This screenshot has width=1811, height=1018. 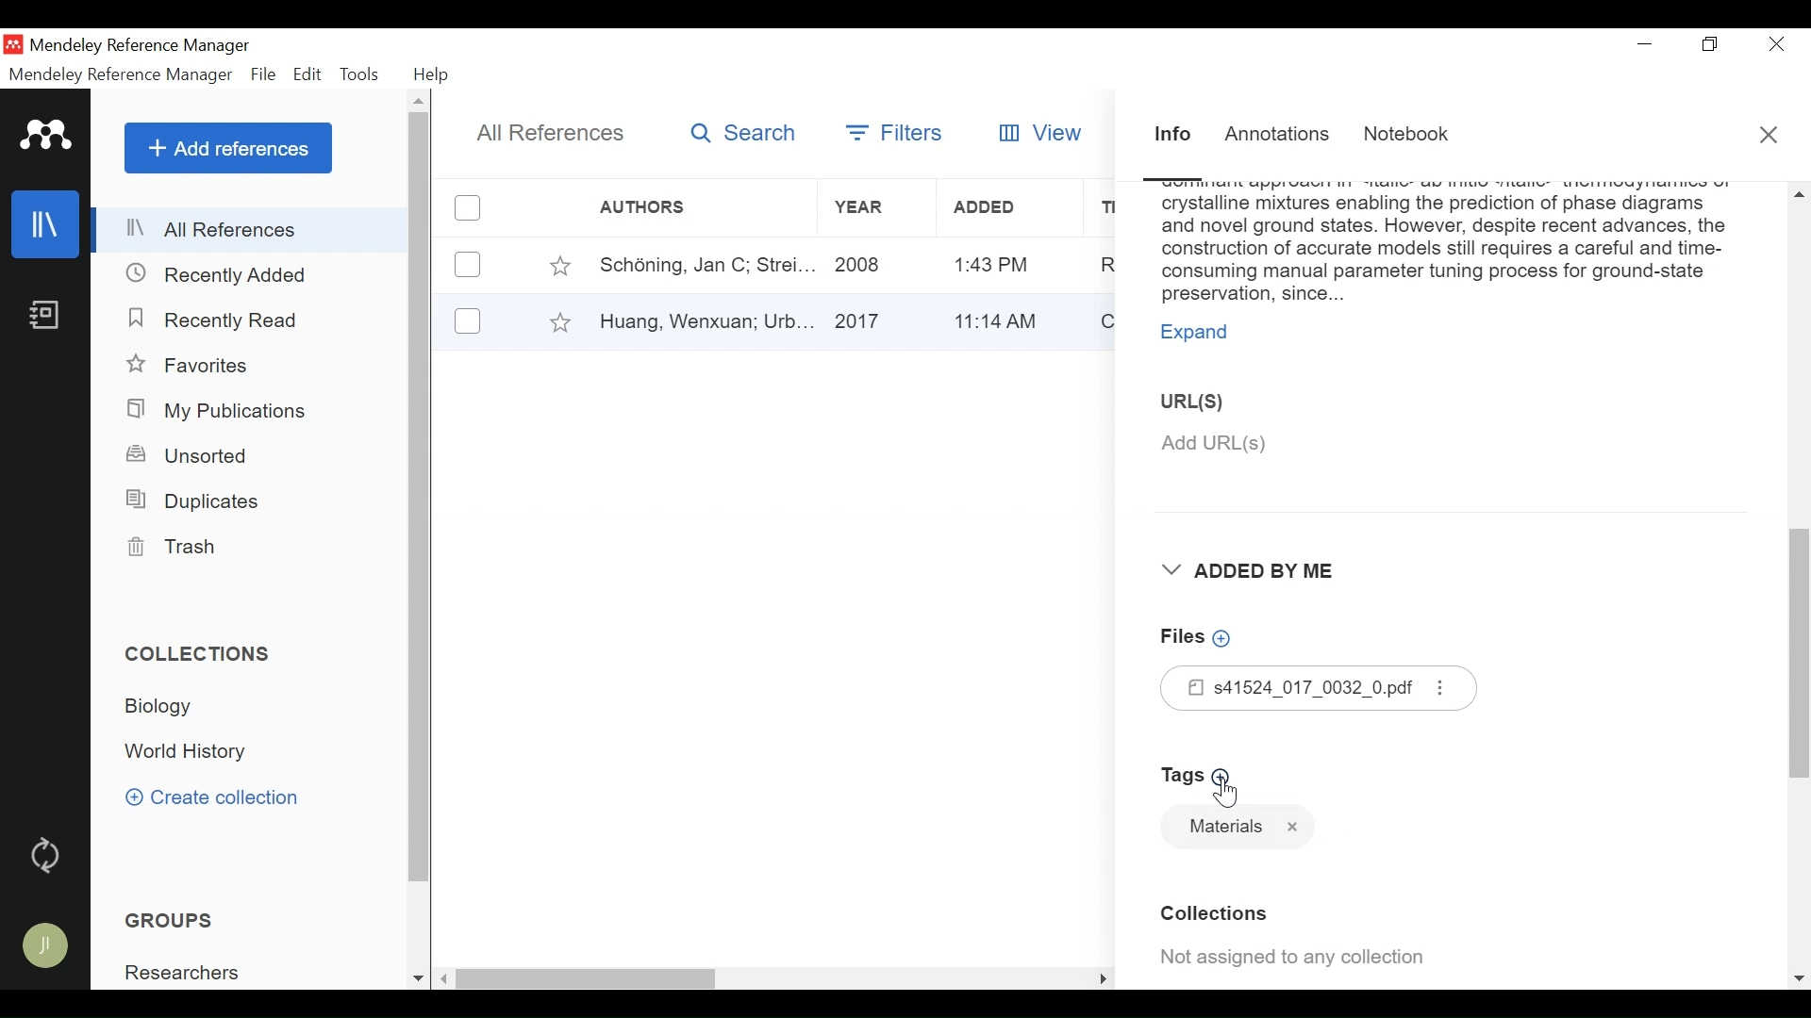 What do you see at coordinates (1224, 791) in the screenshot?
I see `Cursor` at bounding box center [1224, 791].